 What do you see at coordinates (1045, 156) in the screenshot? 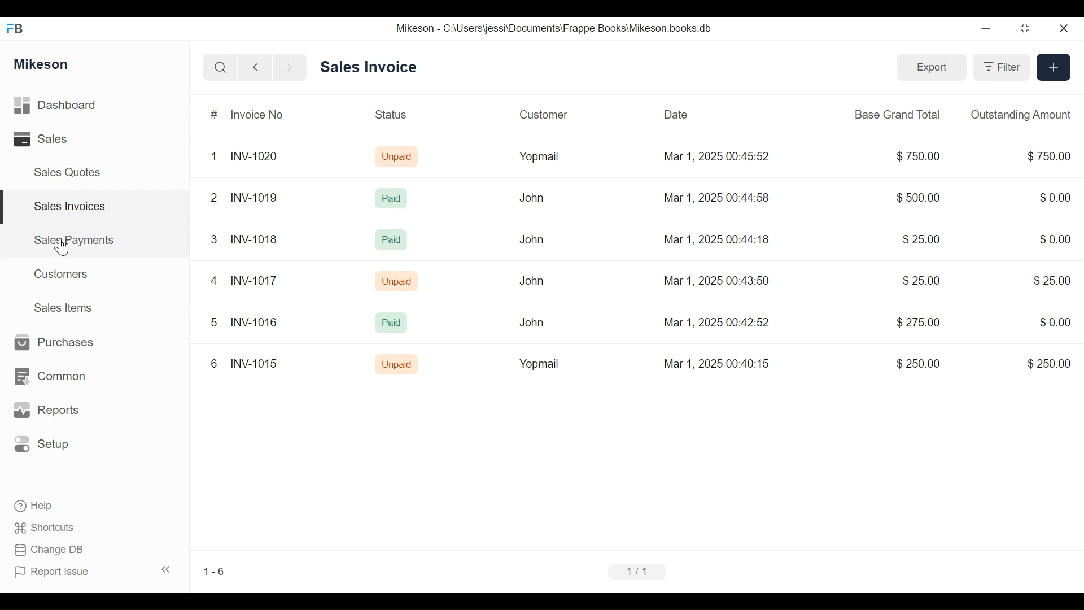
I see `750` at bounding box center [1045, 156].